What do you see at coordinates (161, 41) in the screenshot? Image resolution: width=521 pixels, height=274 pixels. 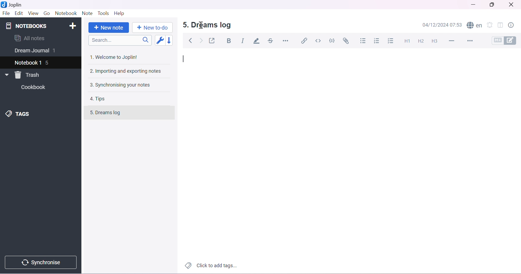 I see `Toggle sort order field` at bounding box center [161, 41].